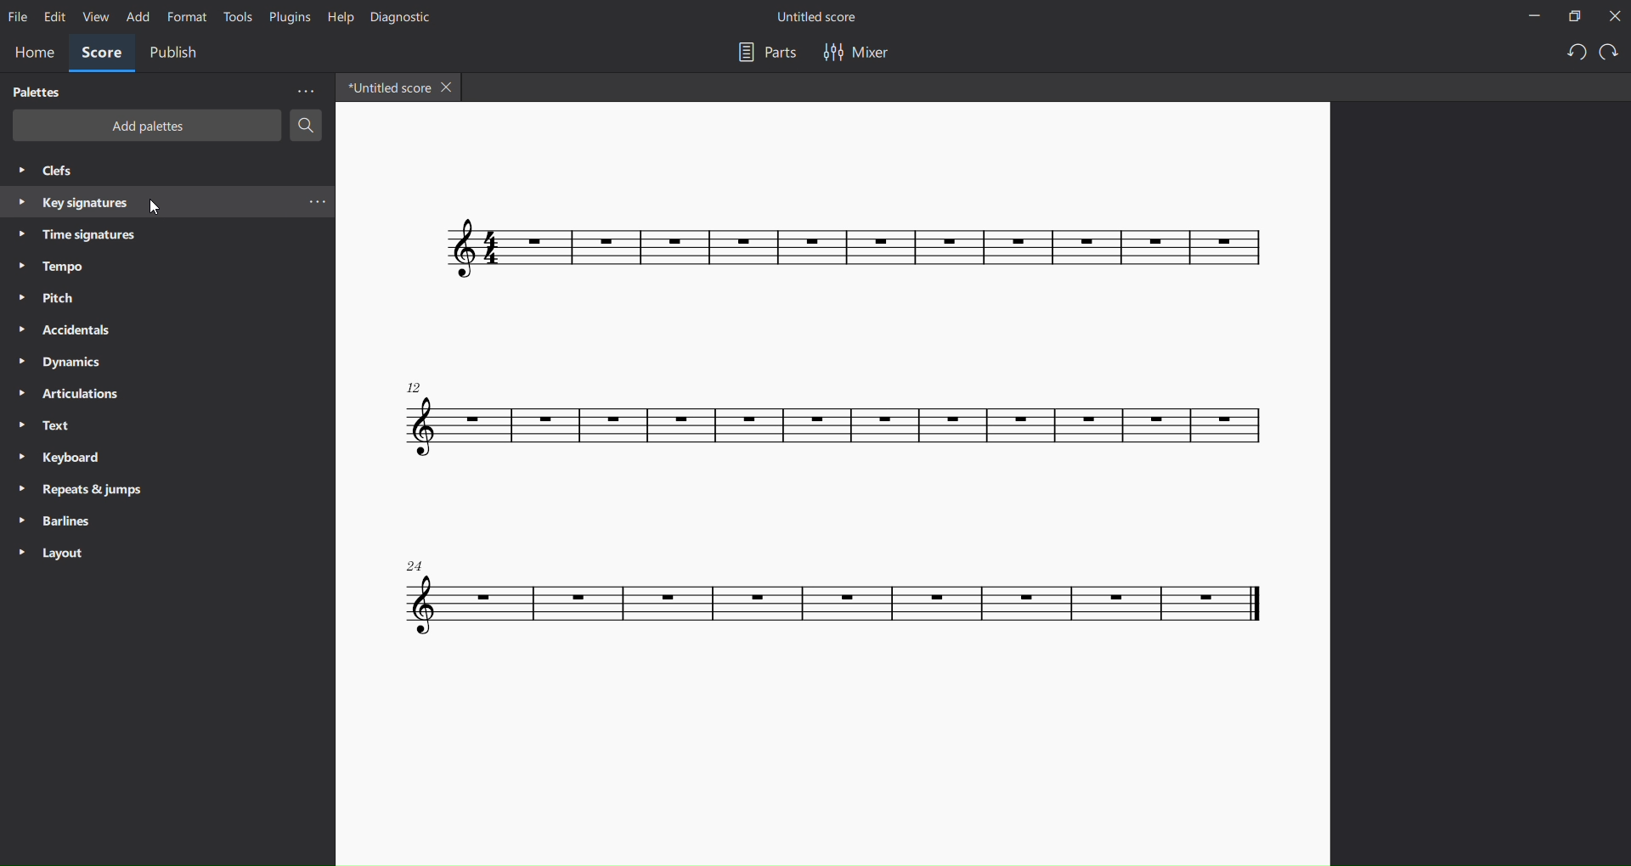 This screenshot has height=866, width=1631. Describe the element at coordinates (69, 362) in the screenshot. I see `dynamics` at that location.